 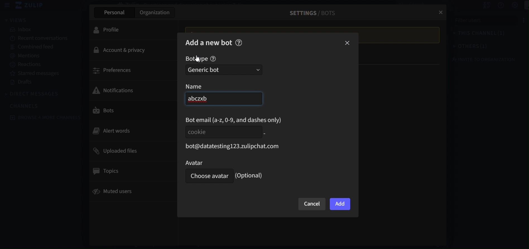 What do you see at coordinates (131, 150) in the screenshot?
I see `uploaded files` at bounding box center [131, 150].